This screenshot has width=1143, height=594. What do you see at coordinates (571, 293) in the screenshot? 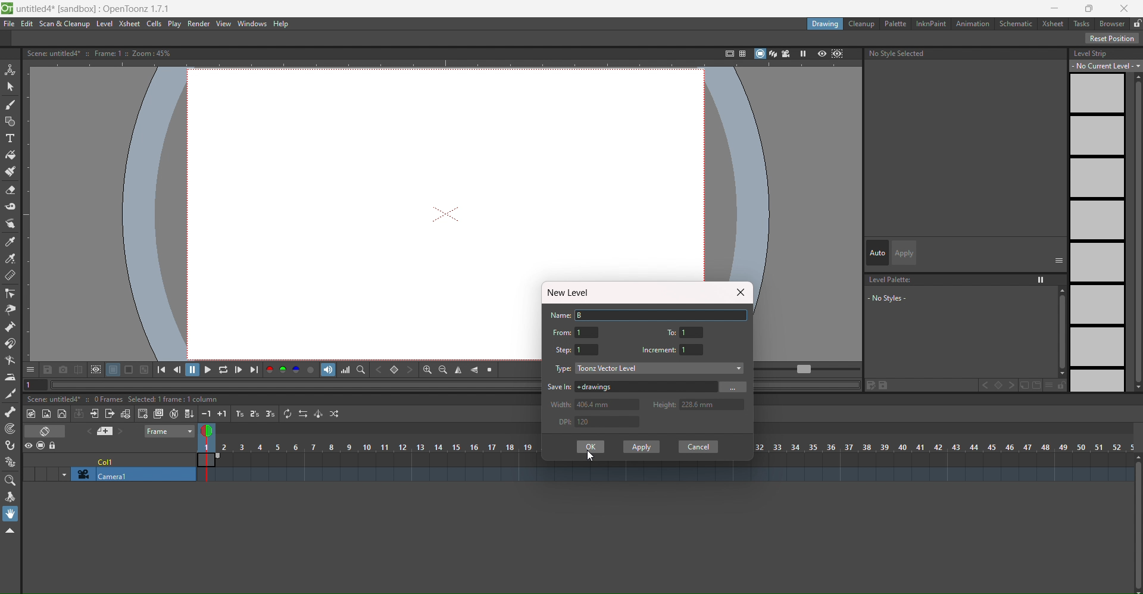
I see `new level` at bounding box center [571, 293].